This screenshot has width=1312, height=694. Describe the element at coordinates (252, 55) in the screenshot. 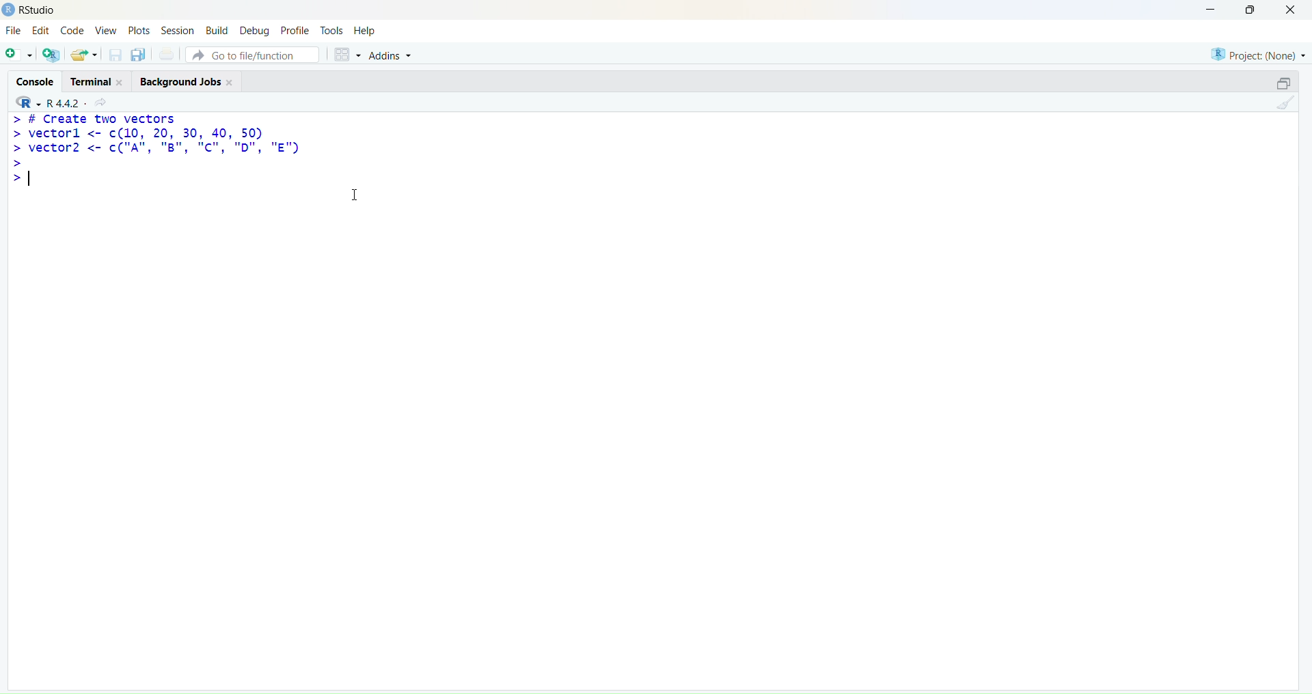

I see `Go to file/function` at that location.